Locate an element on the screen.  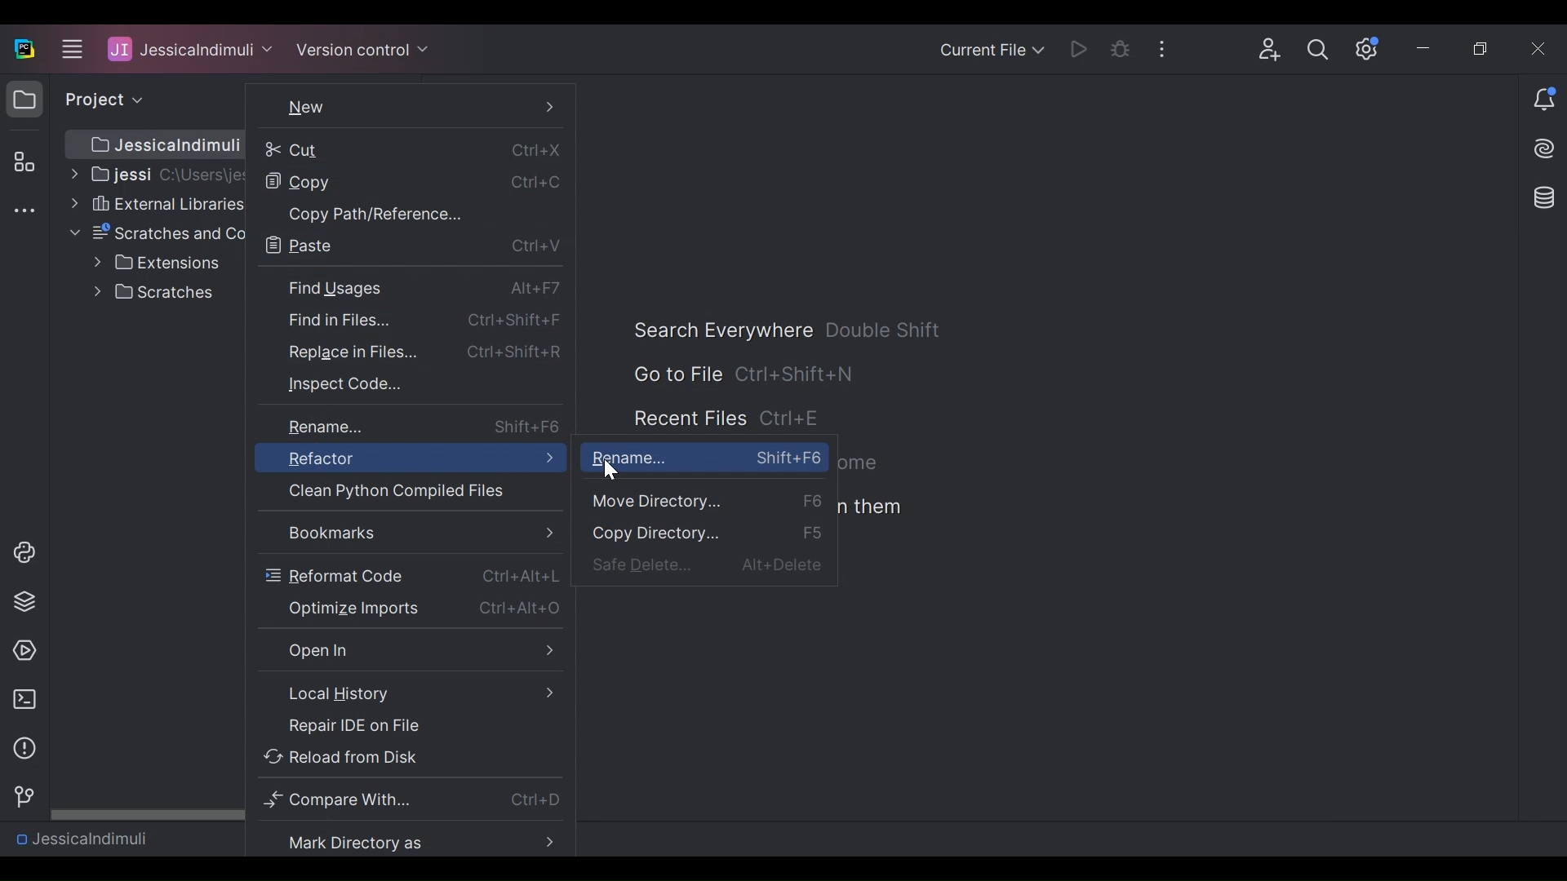
Find in Files is located at coordinates (410, 318).